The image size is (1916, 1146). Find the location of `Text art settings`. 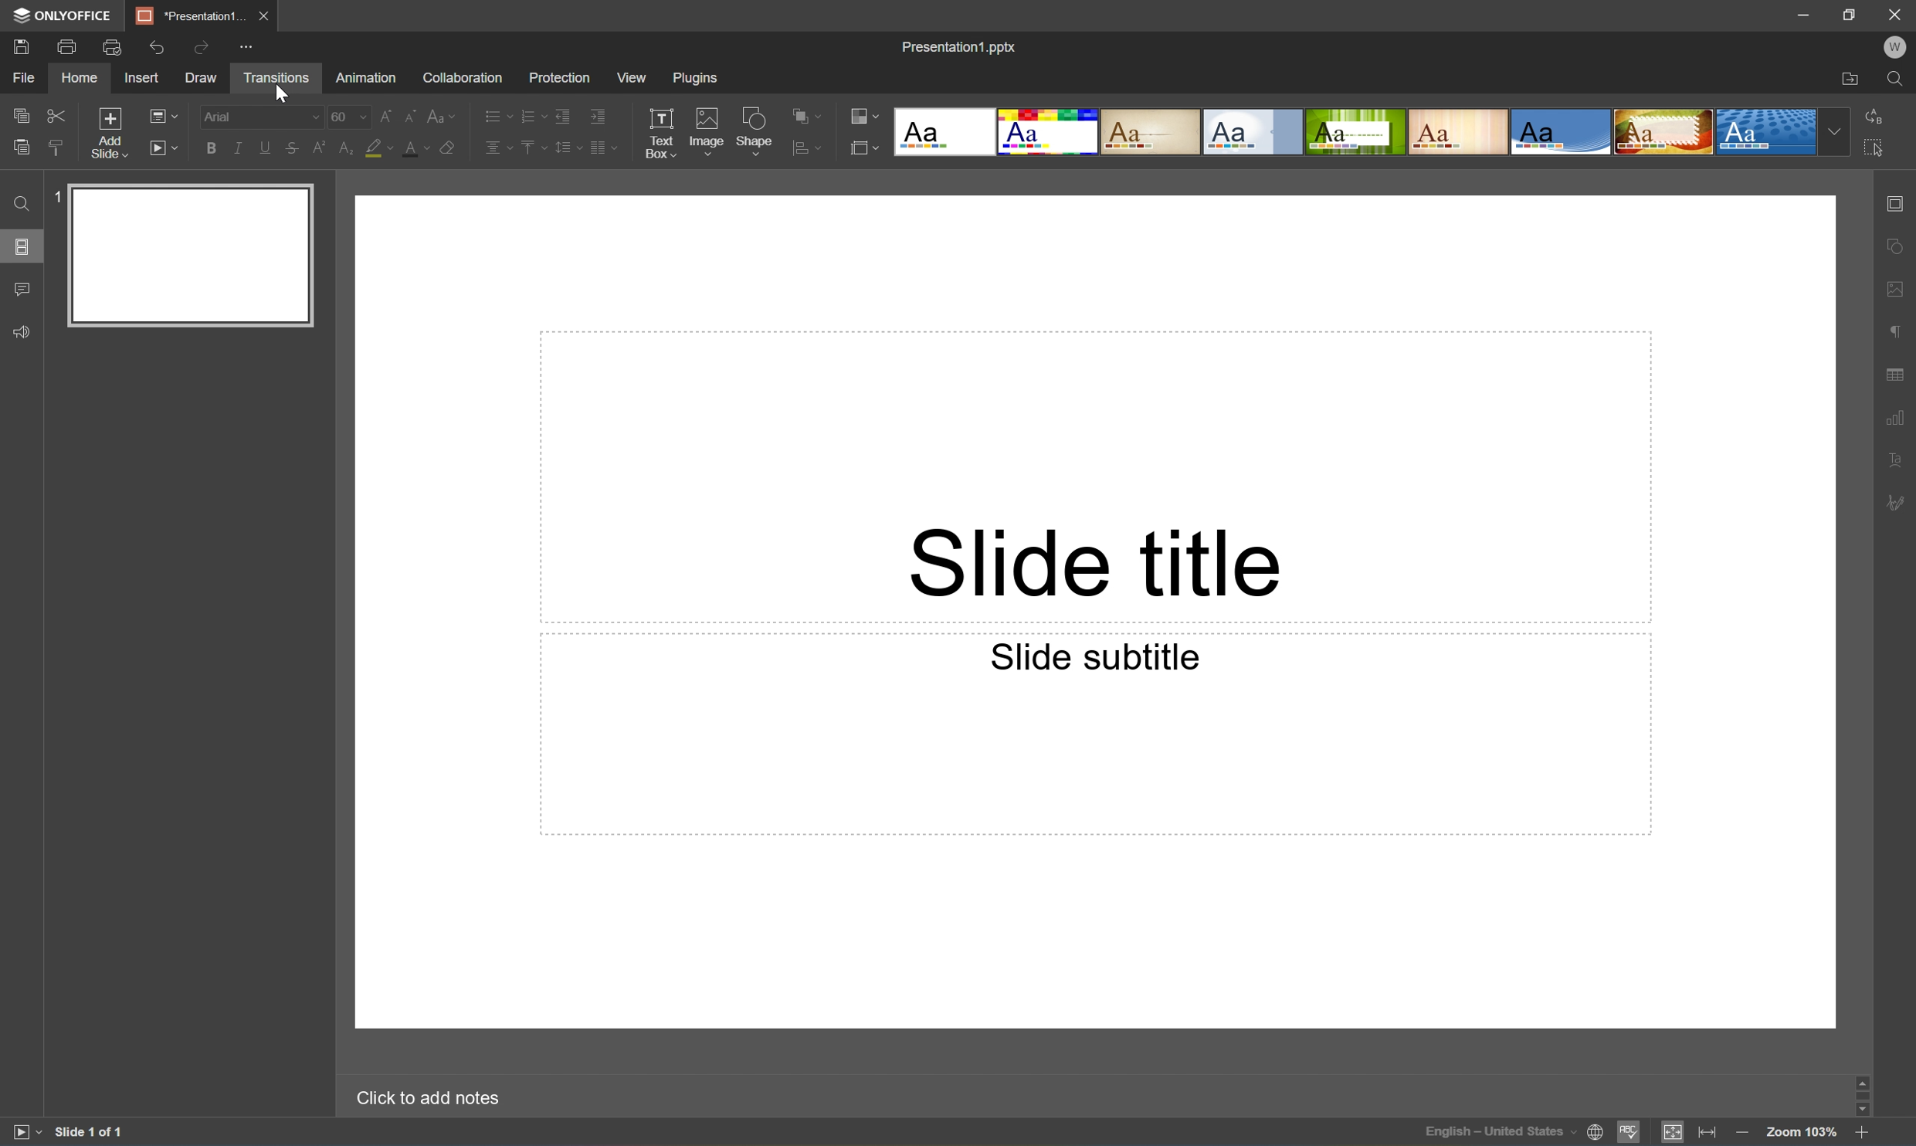

Text art settings is located at coordinates (1901, 463).